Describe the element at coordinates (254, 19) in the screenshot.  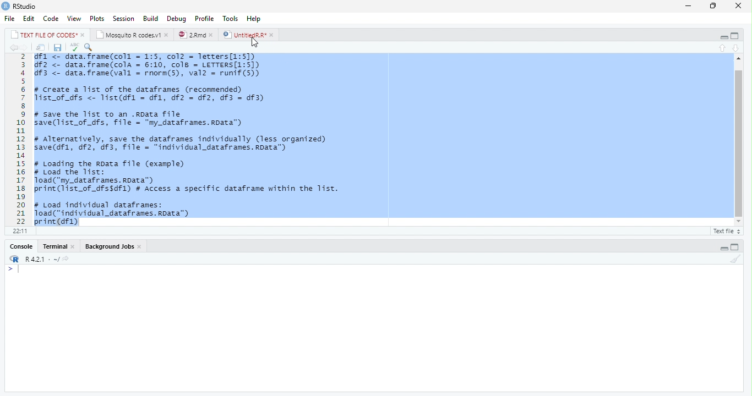
I see `Help` at that location.